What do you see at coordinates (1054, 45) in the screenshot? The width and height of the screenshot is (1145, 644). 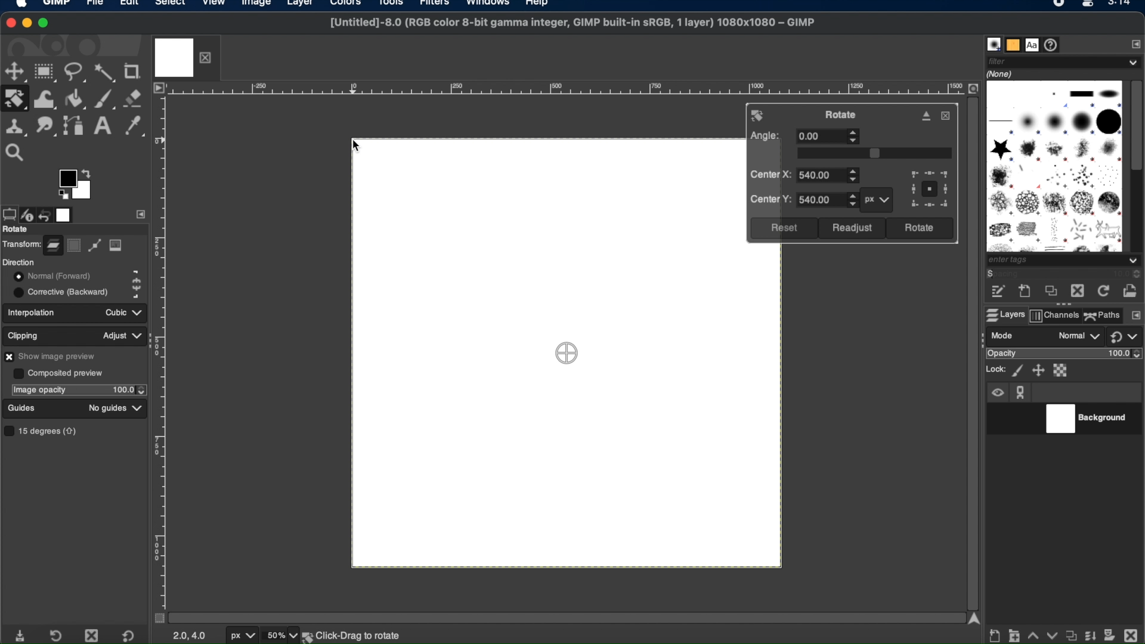 I see `document history` at bounding box center [1054, 45].